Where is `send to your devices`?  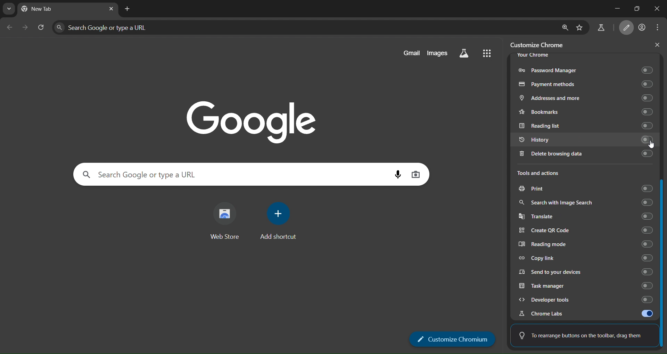
send to your devices is located at coordinates (586, 271).